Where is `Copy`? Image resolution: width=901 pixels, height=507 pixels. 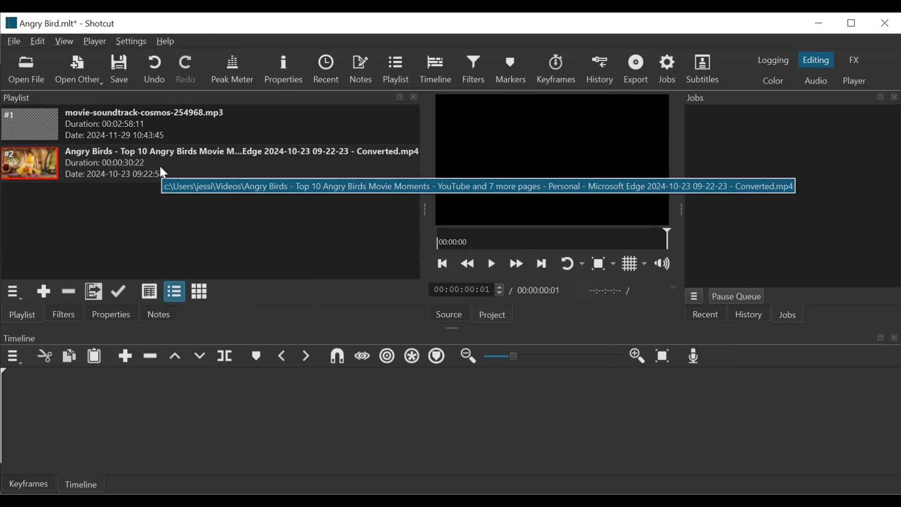 Copy is located at coordinates (71, 357).